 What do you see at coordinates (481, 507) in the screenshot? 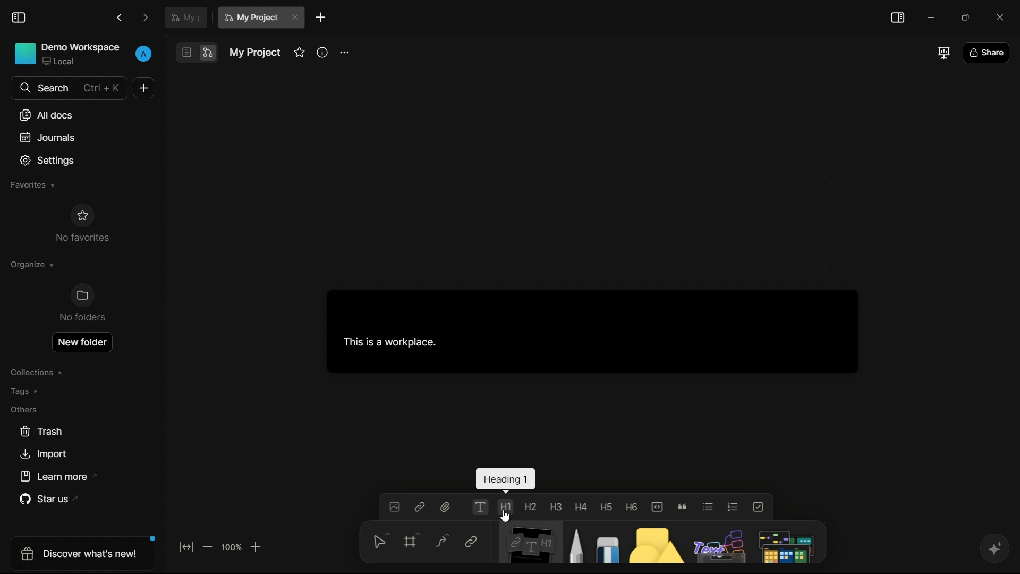
I see `text` at bounding box center [481, 507].